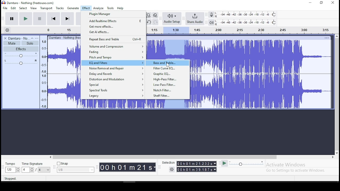 This screenshot has width=340, height=191. Describe the element at coordinates (215, 170) in the screenshot. I see `drop down` at that location.